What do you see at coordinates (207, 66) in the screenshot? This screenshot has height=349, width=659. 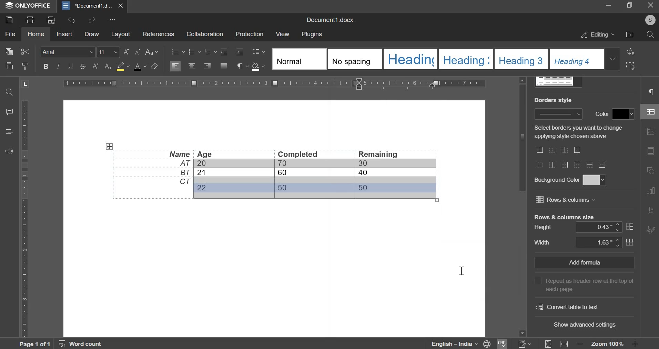 I see `align right` at bounding box center [207, 66].